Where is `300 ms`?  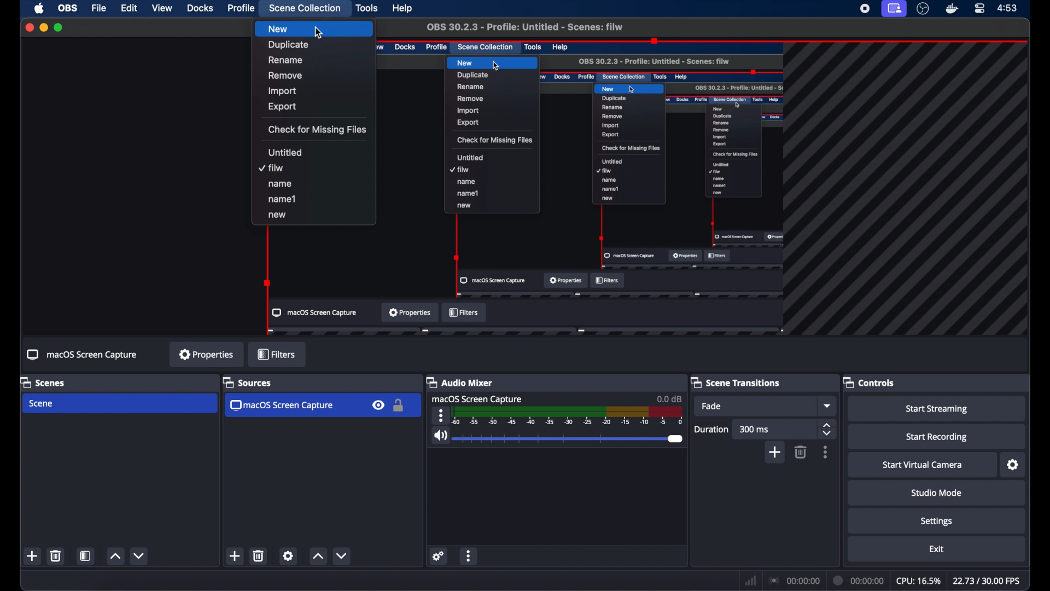
300 ms is located at coordinates (754, 428).